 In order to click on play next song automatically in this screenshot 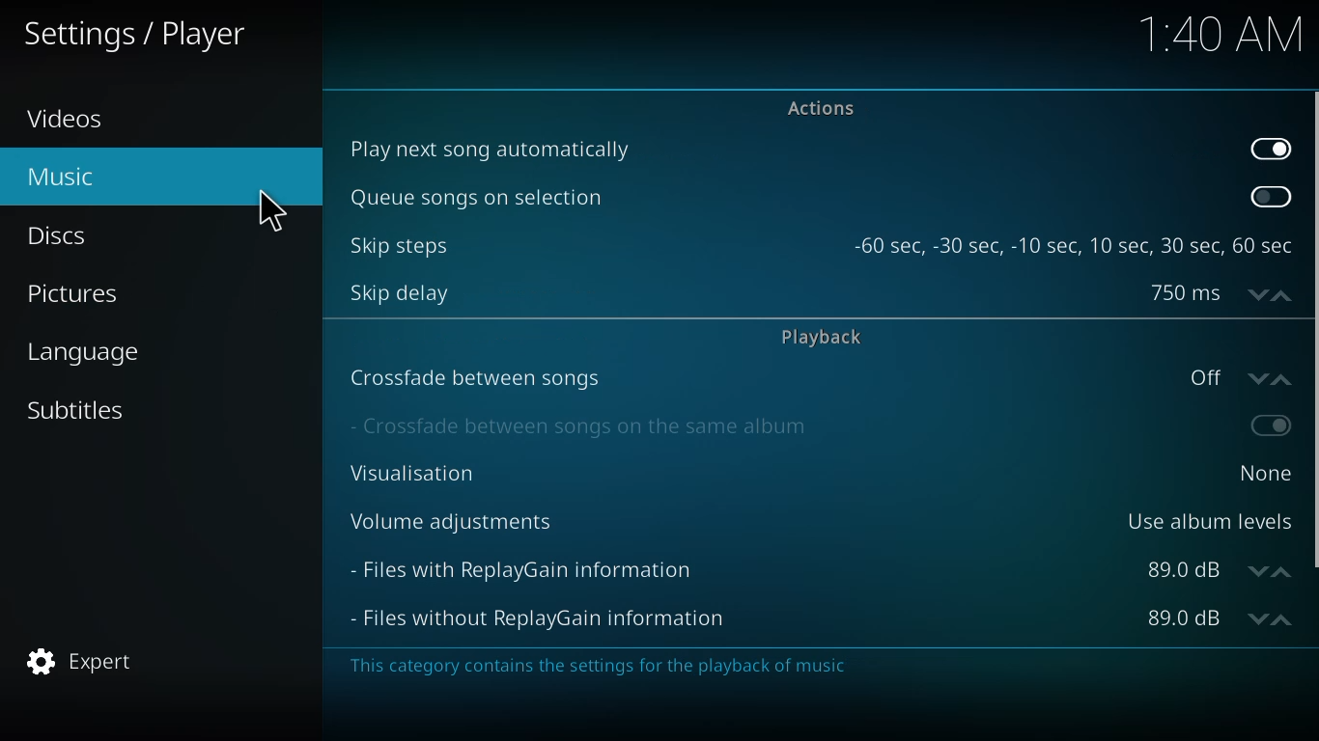, I will do `click(498, 148)`.